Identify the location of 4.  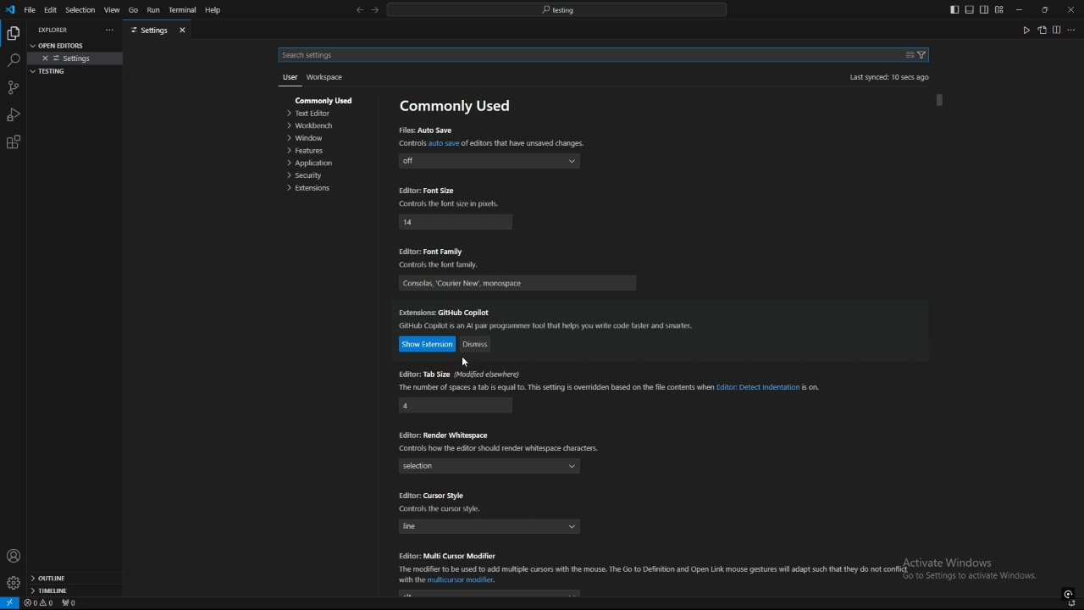
(455, 406).